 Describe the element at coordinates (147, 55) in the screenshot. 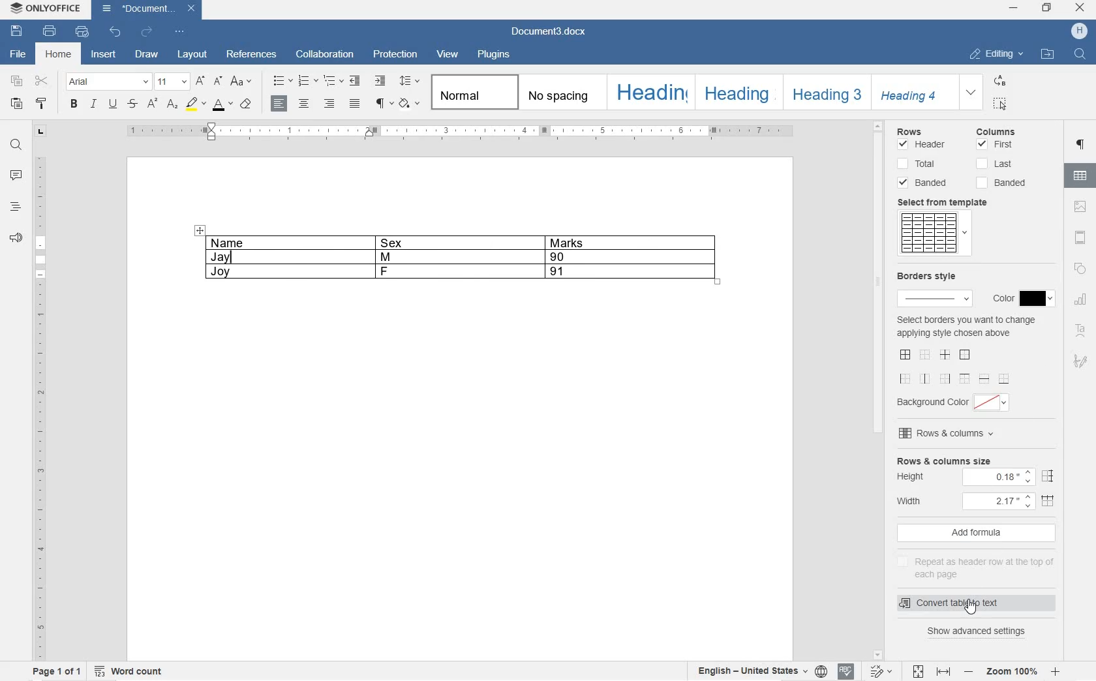

I see `DRAW` at that location.